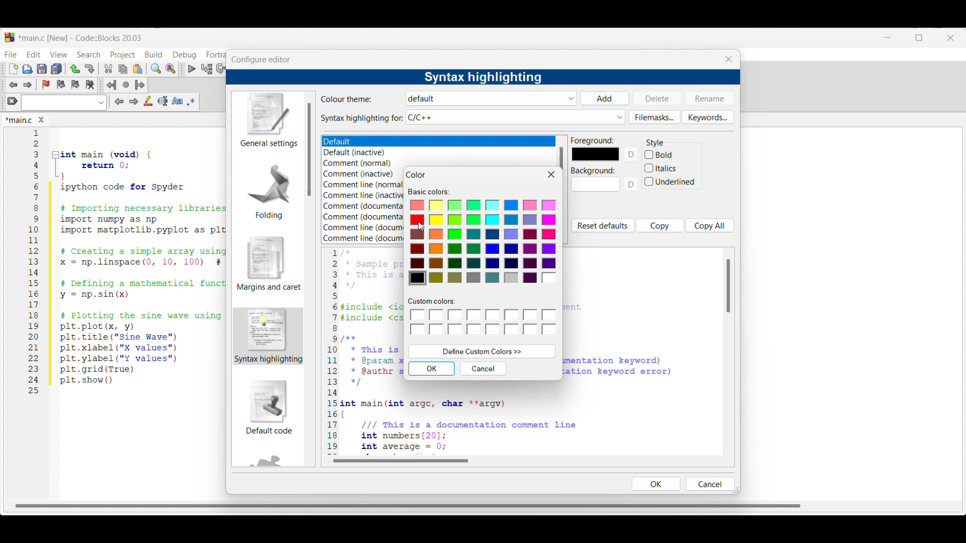 The width and height of the screenshot is (966, 543). I want to click on Indicates foreground color options, so click(593, 140).